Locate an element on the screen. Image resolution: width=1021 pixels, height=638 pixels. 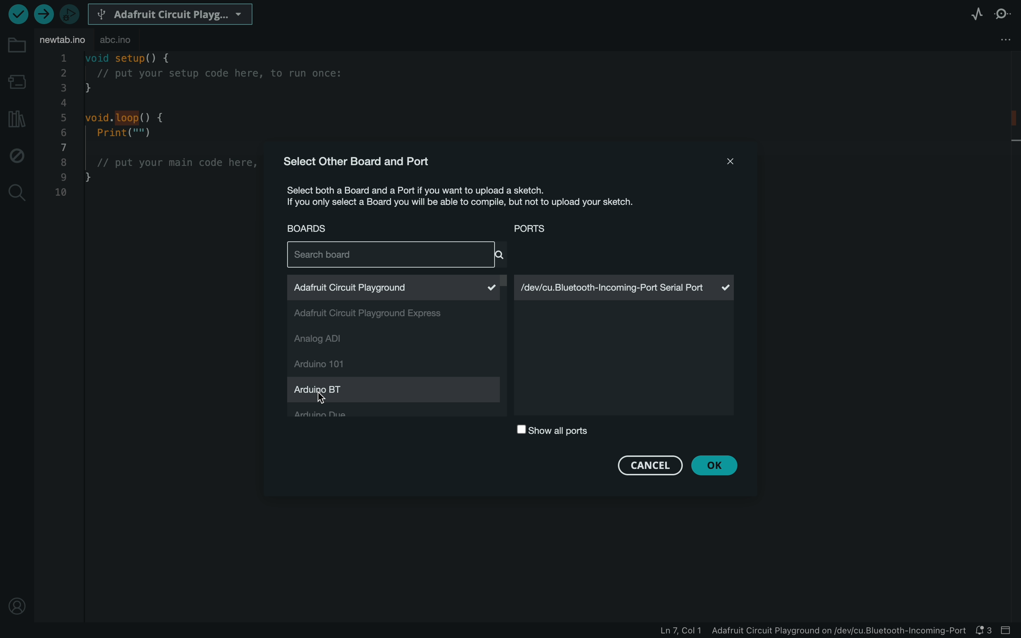
cancel is located at coordinates (648, 466).